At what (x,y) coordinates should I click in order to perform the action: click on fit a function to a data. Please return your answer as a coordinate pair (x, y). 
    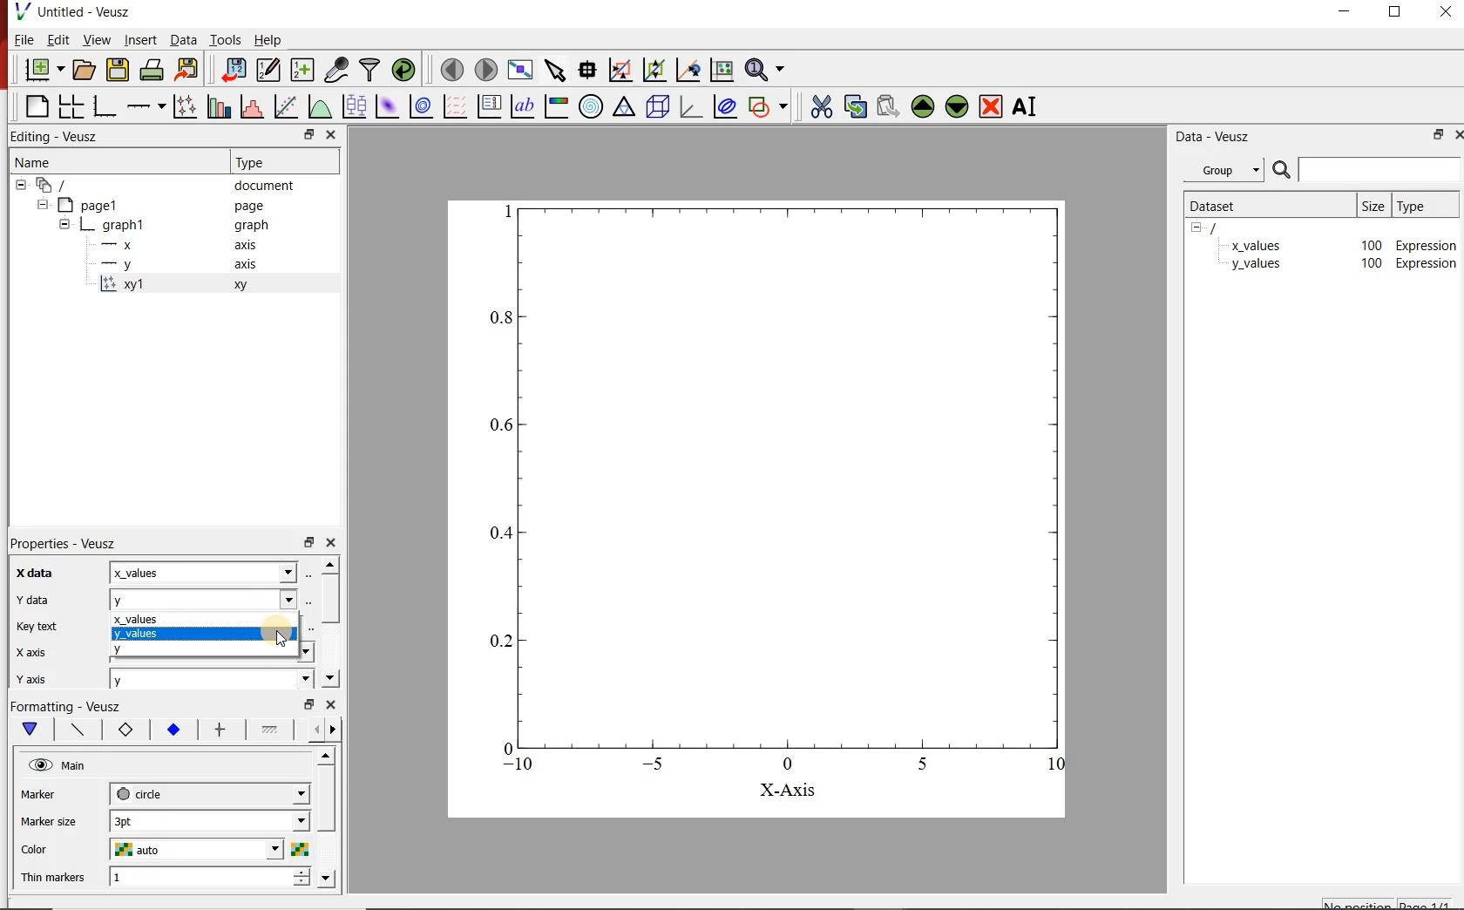
    Looking at the image, I should click on (286, 105).